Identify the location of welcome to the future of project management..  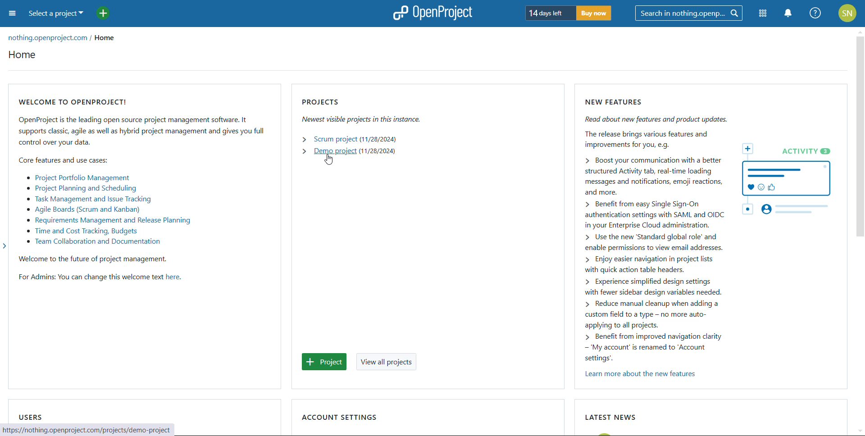
(94, 259).